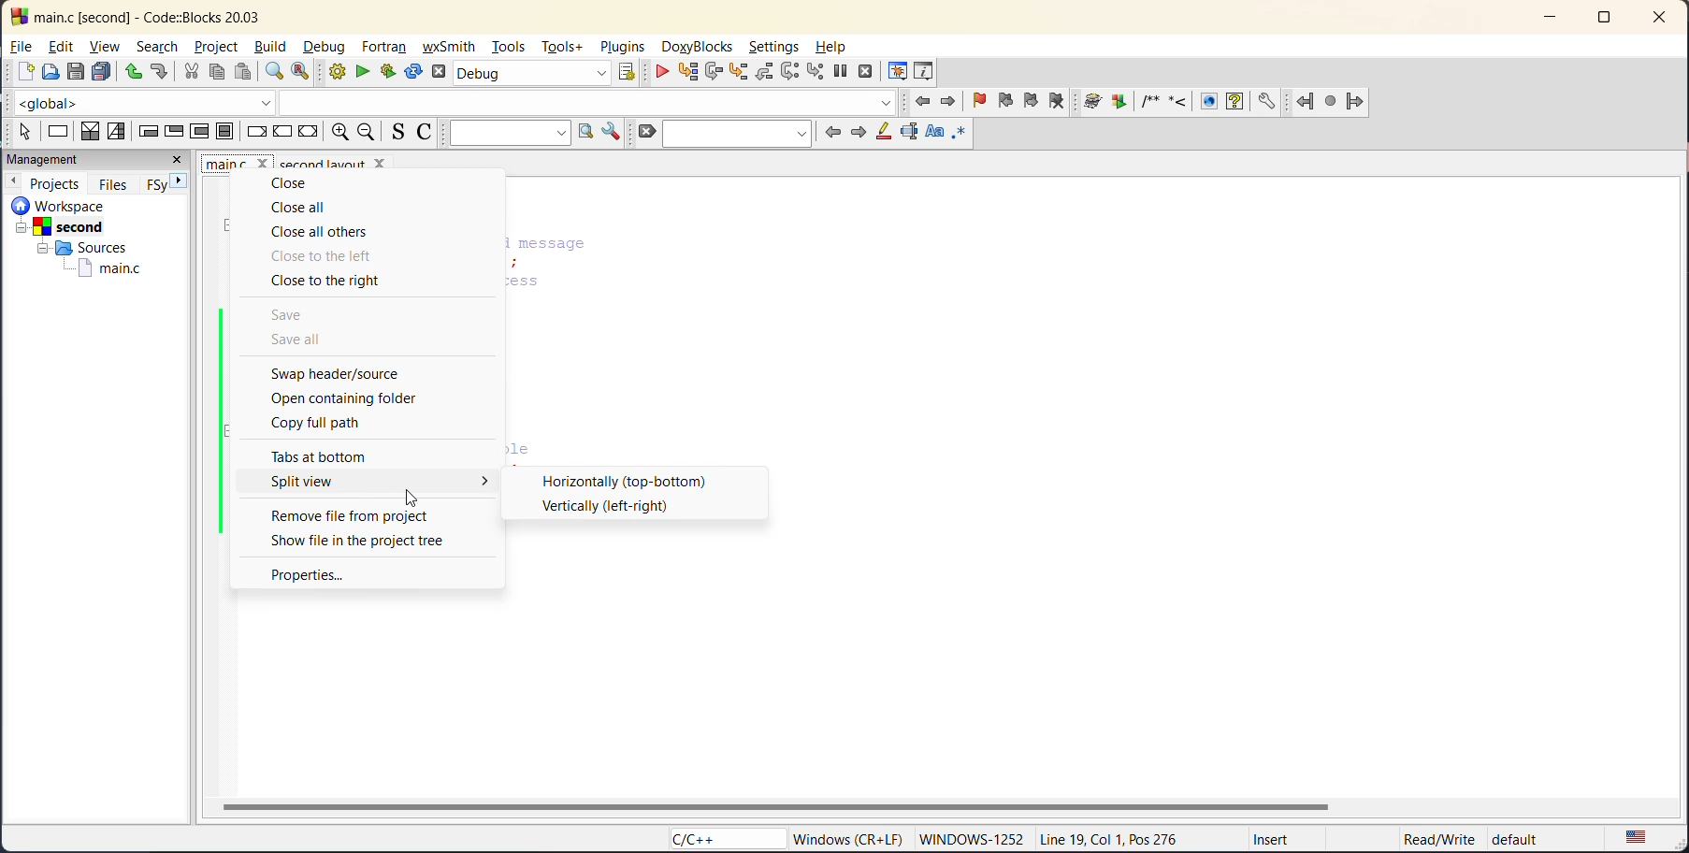 This screenshot has height=853, width=1689. What do you see at coordinates (363, 71) in the screenshot?
I see `run` at bounding box center [363, 71].